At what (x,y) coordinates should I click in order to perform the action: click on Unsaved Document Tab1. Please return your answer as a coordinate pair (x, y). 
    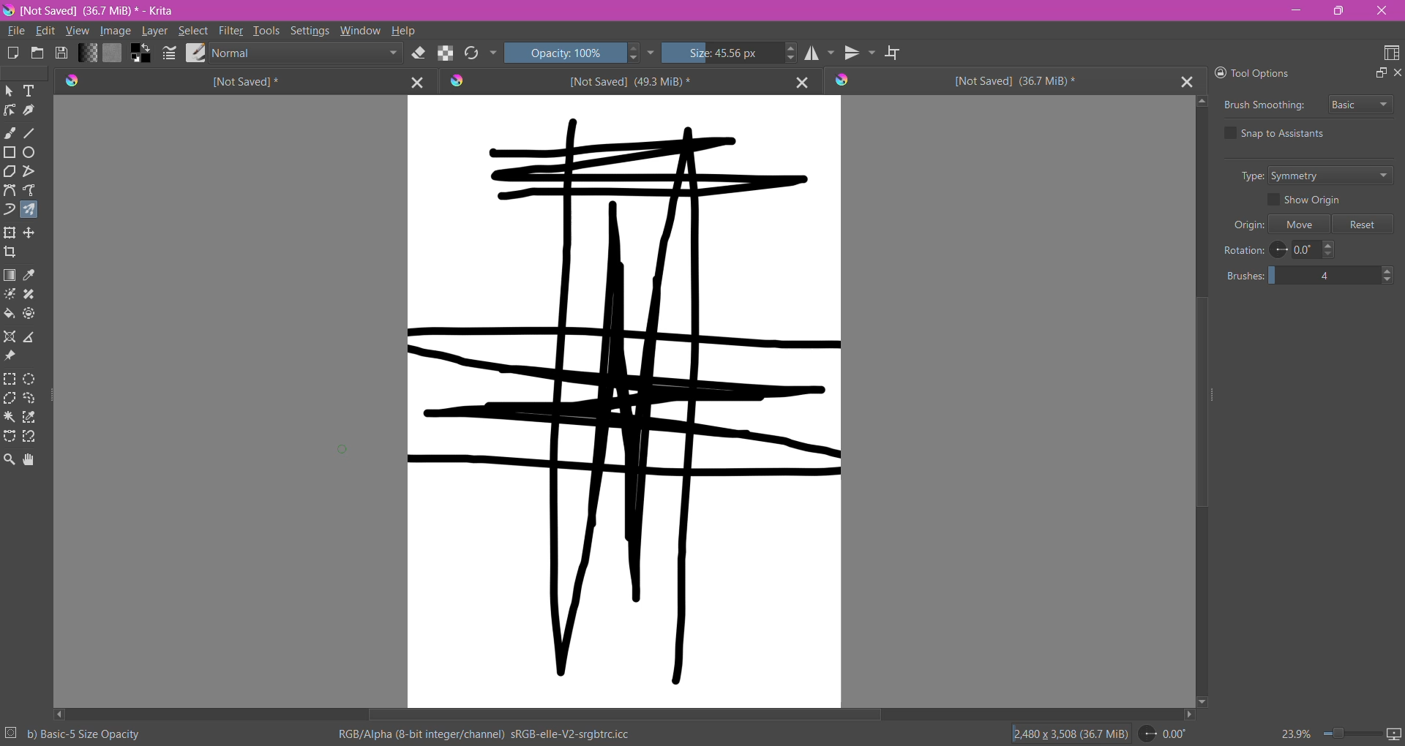
    Looking at the image, I should click on (220, 81).